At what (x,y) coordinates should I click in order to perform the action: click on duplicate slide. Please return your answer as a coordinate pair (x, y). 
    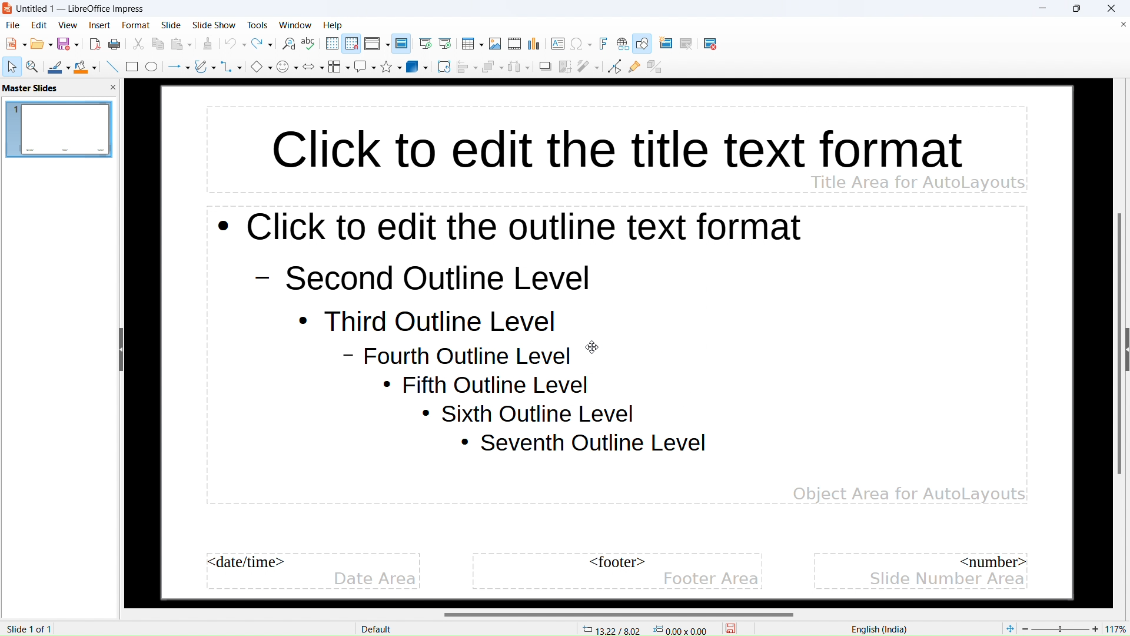
    Looking at the image, I should click on (693, 44).